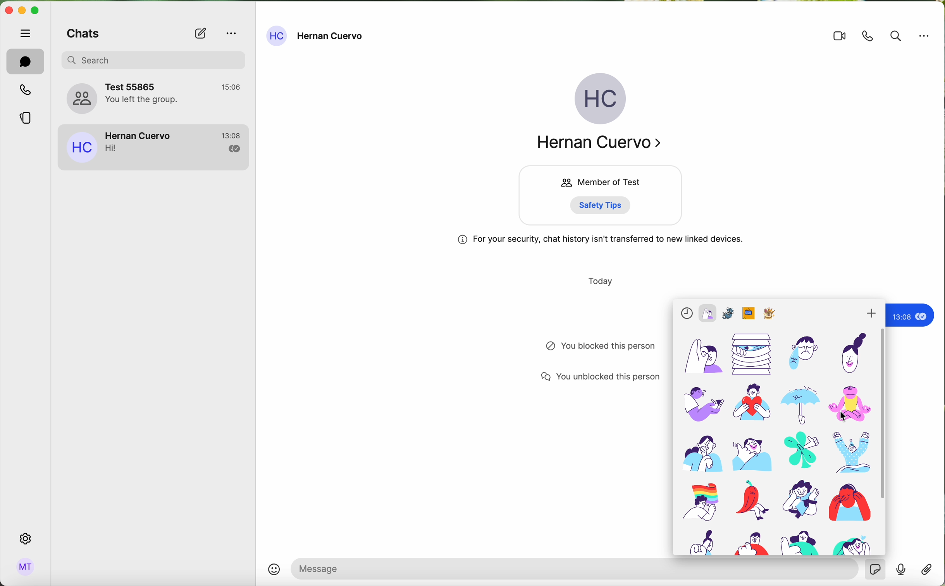 Image resolution: width=945 pixels, height=586 pixels. What do you see at coordinates (599, 241) in the screenshot?
I see `safety message` at bounding box center [599, 241].